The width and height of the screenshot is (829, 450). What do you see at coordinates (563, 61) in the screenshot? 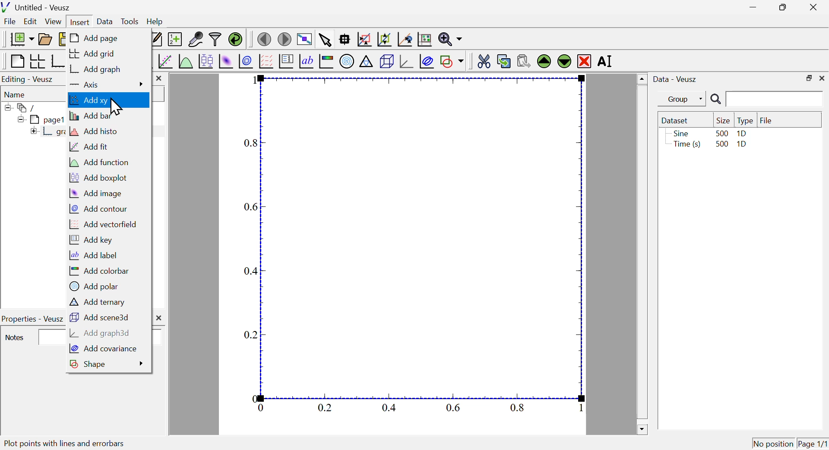
I see `move the selected widget down` at bounding box center [563, 61].